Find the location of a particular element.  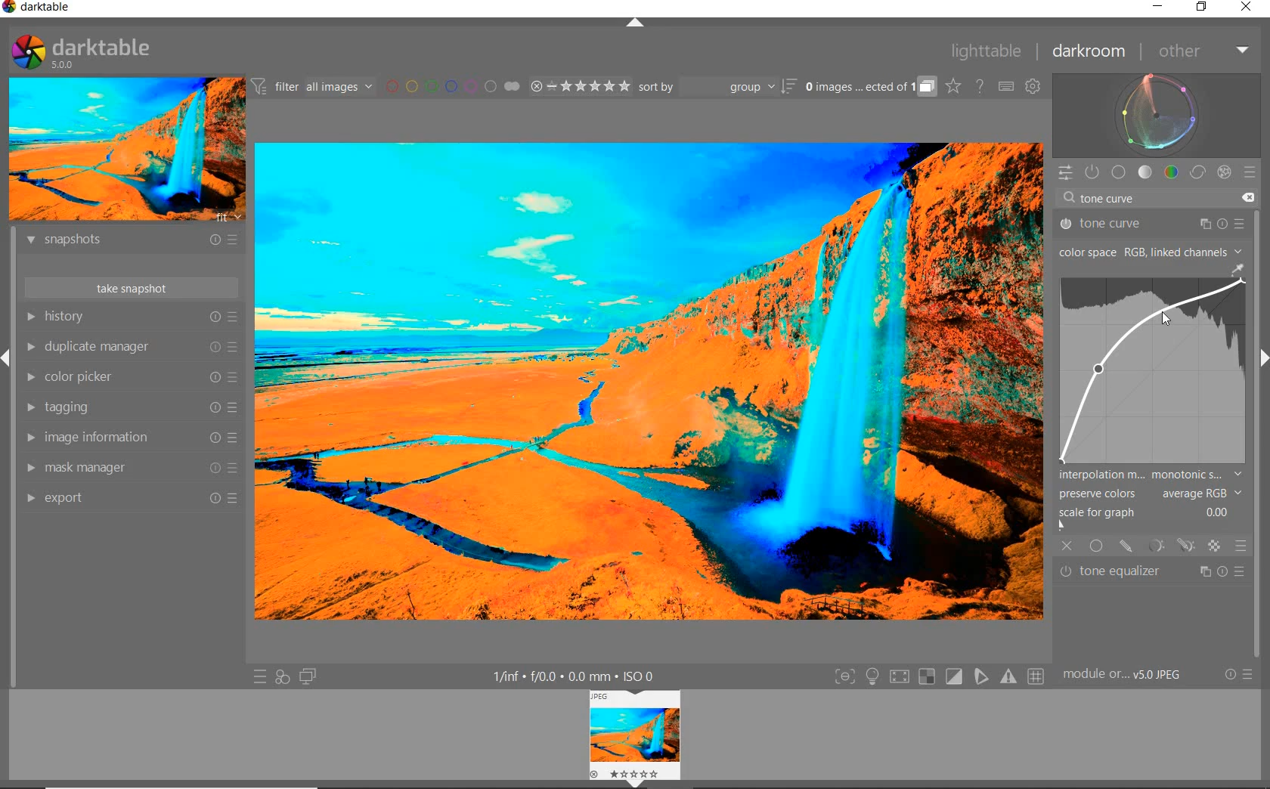

INTERPOLATION is located at coordinates (1151, 476).